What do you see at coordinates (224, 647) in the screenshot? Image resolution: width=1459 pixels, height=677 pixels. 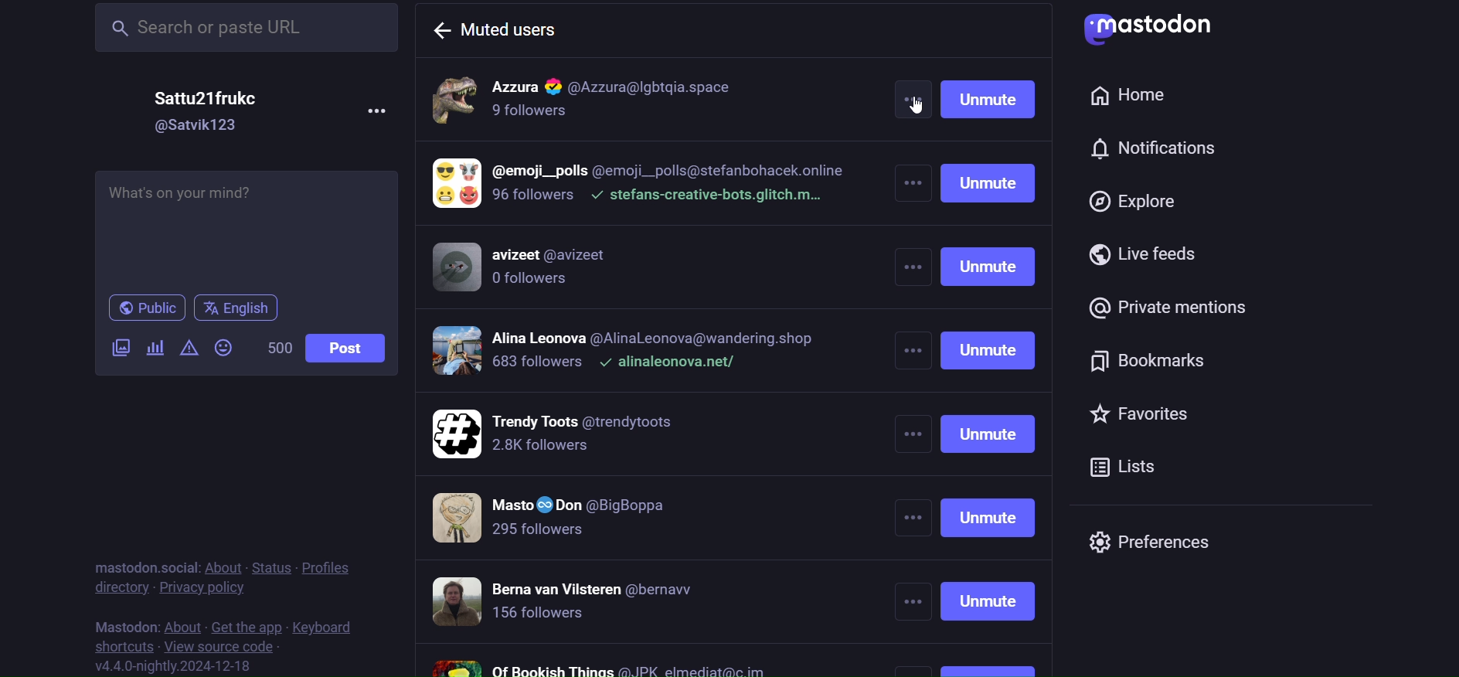 I see `source code` at bounding box center [224, 647].